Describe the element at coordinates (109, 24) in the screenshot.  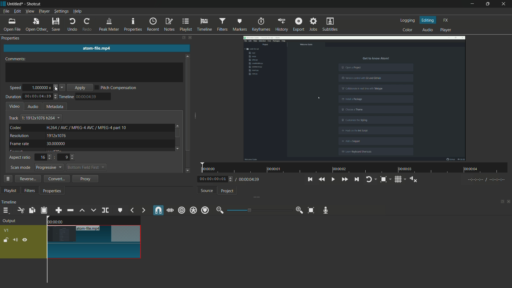
I see `peak meter` at that location.